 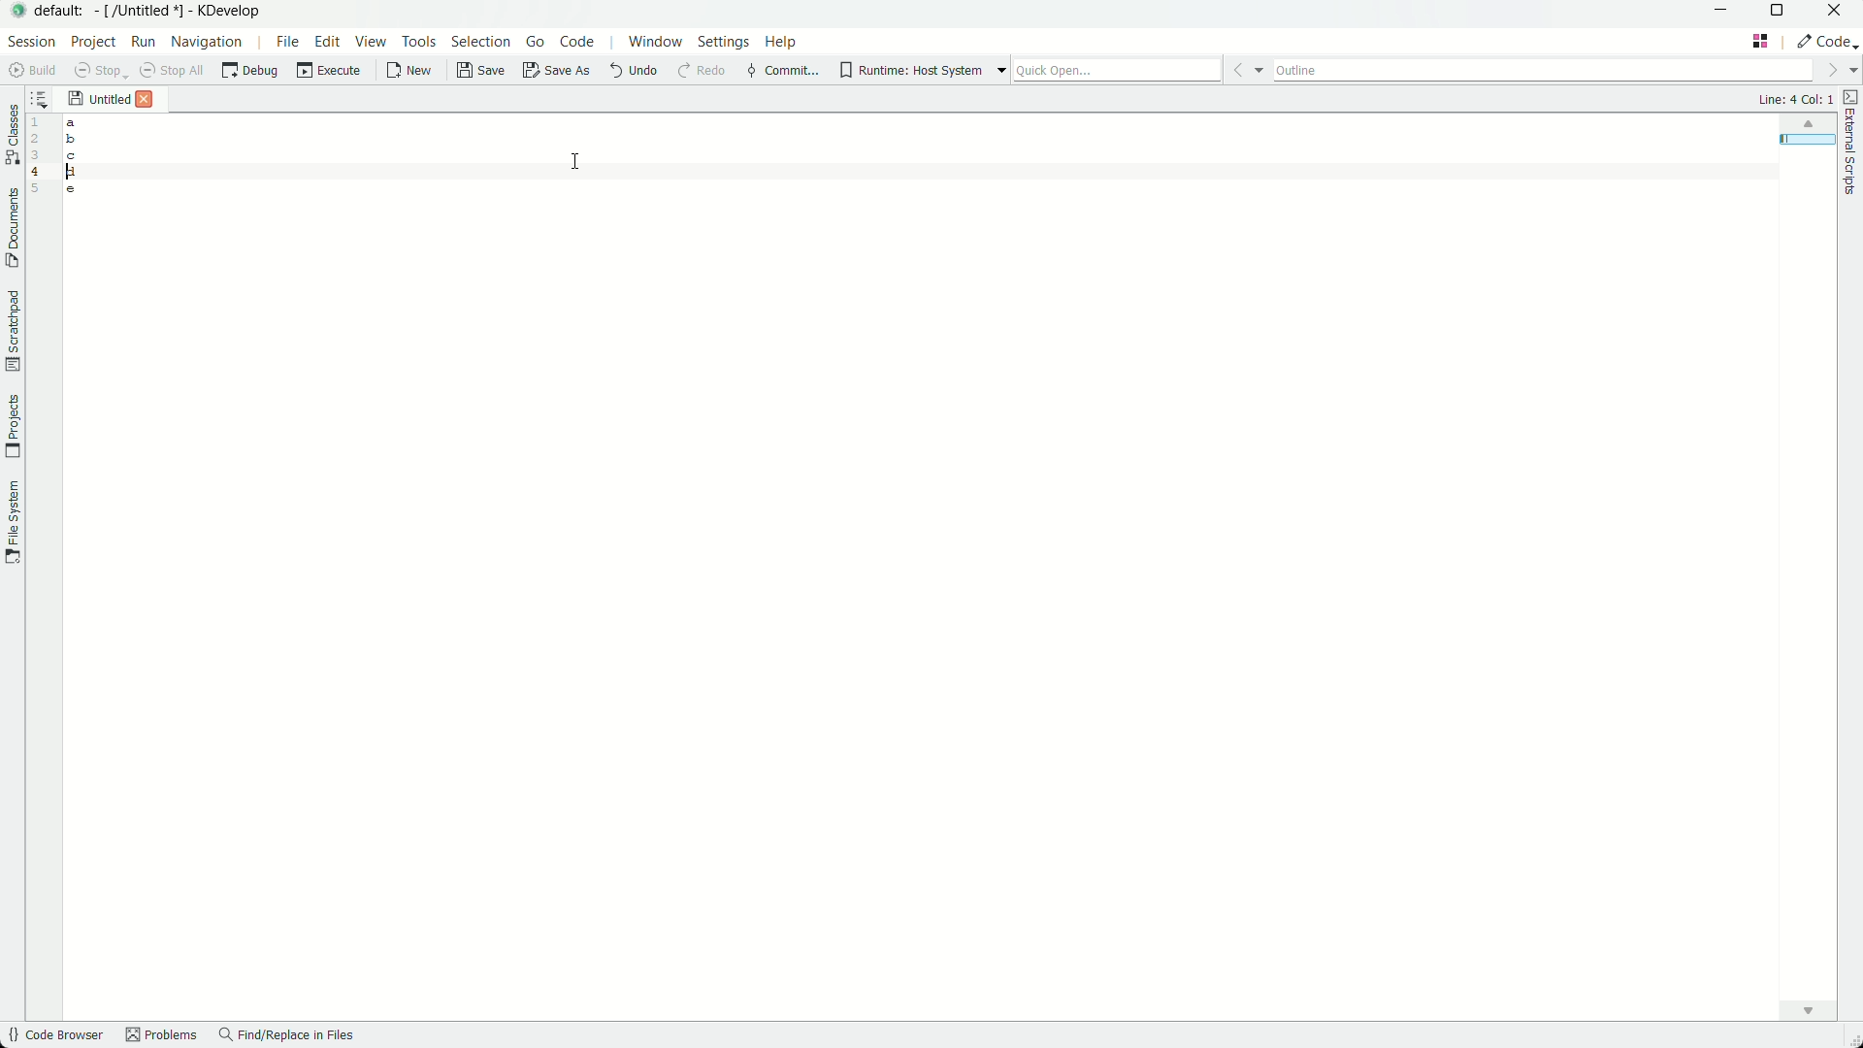 What do you see at coordinates (1778, 13) in the screenshot?
I see `maximize or restore` at bounding box center [1778, 13].